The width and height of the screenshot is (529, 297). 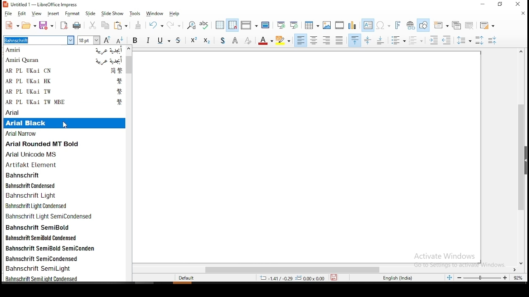 What do you see at coordinates (441, 24) in the screenshot?
I see `new slide` at bounding box center [441, 24].